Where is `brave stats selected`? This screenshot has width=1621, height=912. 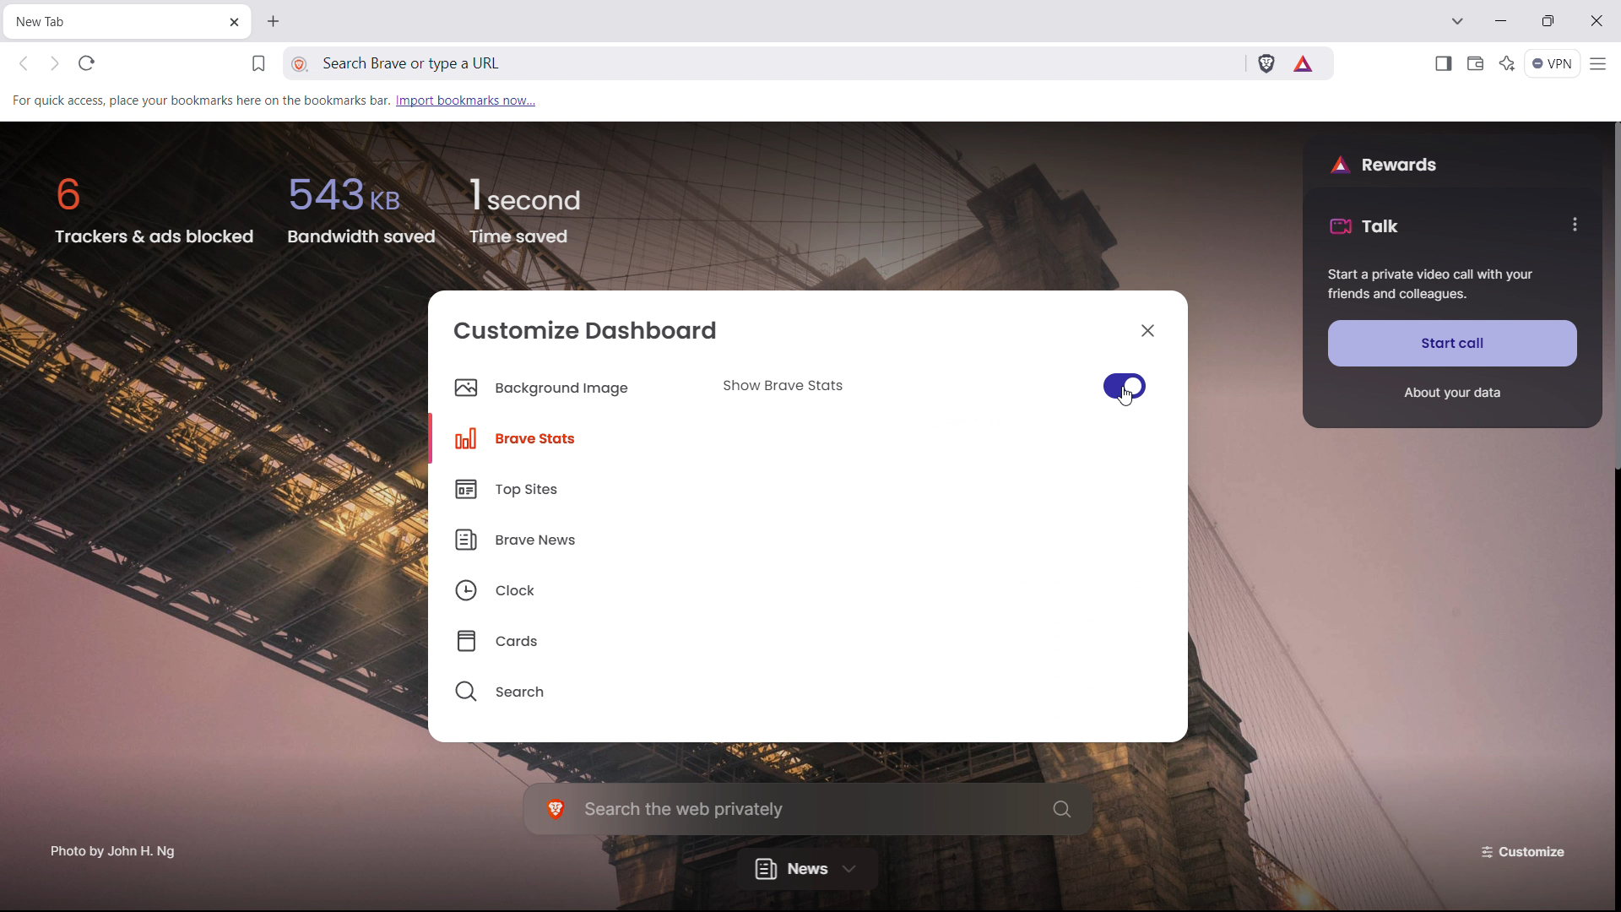 brave stats selected is located at coordinates (554, 437).